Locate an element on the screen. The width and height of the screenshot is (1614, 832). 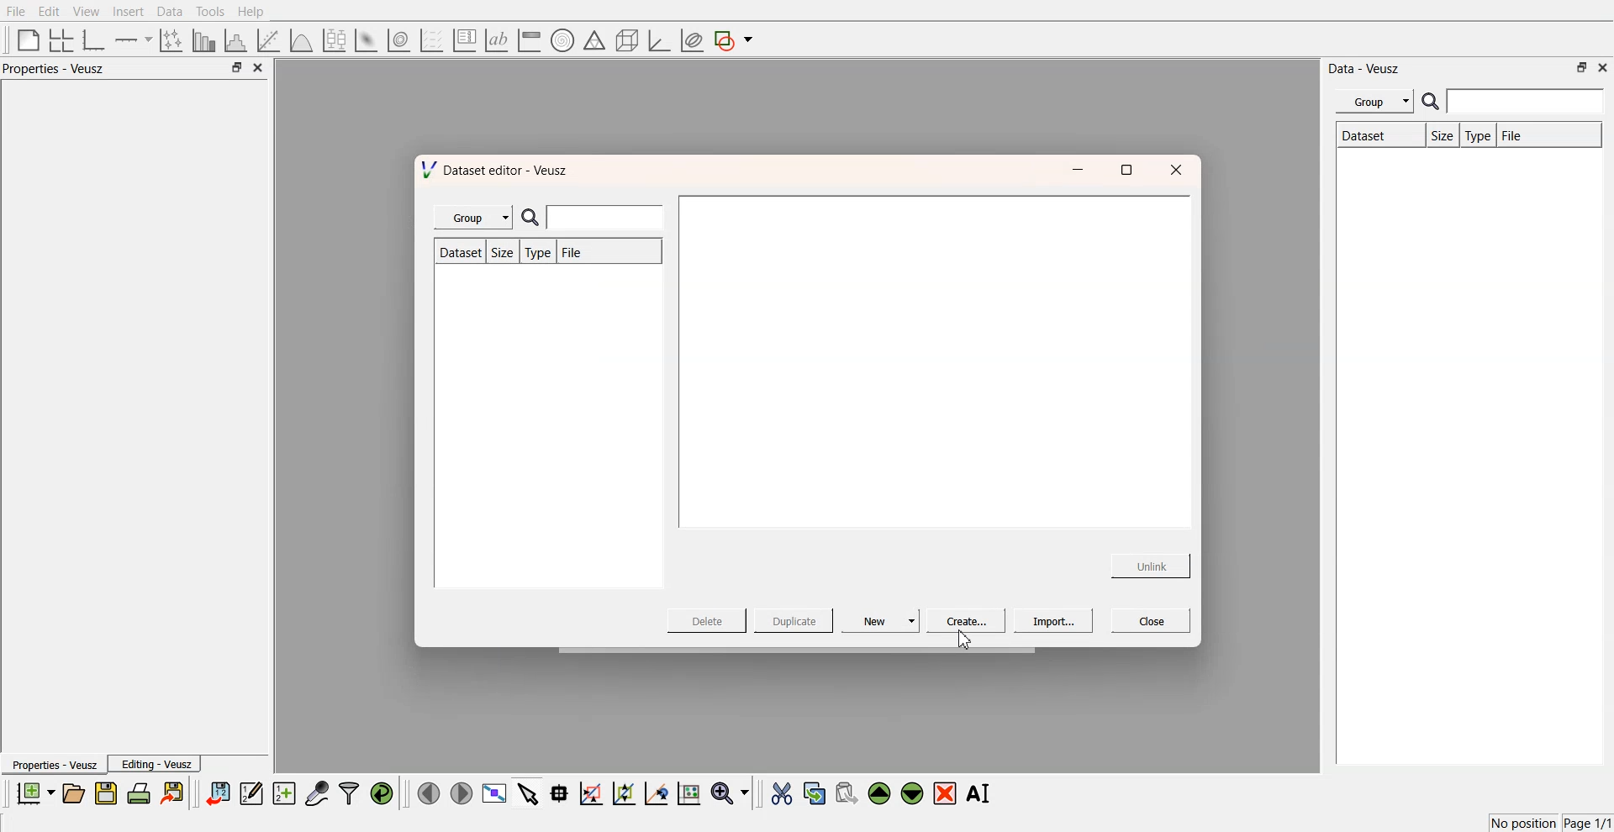
save is located at coordinates (108, 793).